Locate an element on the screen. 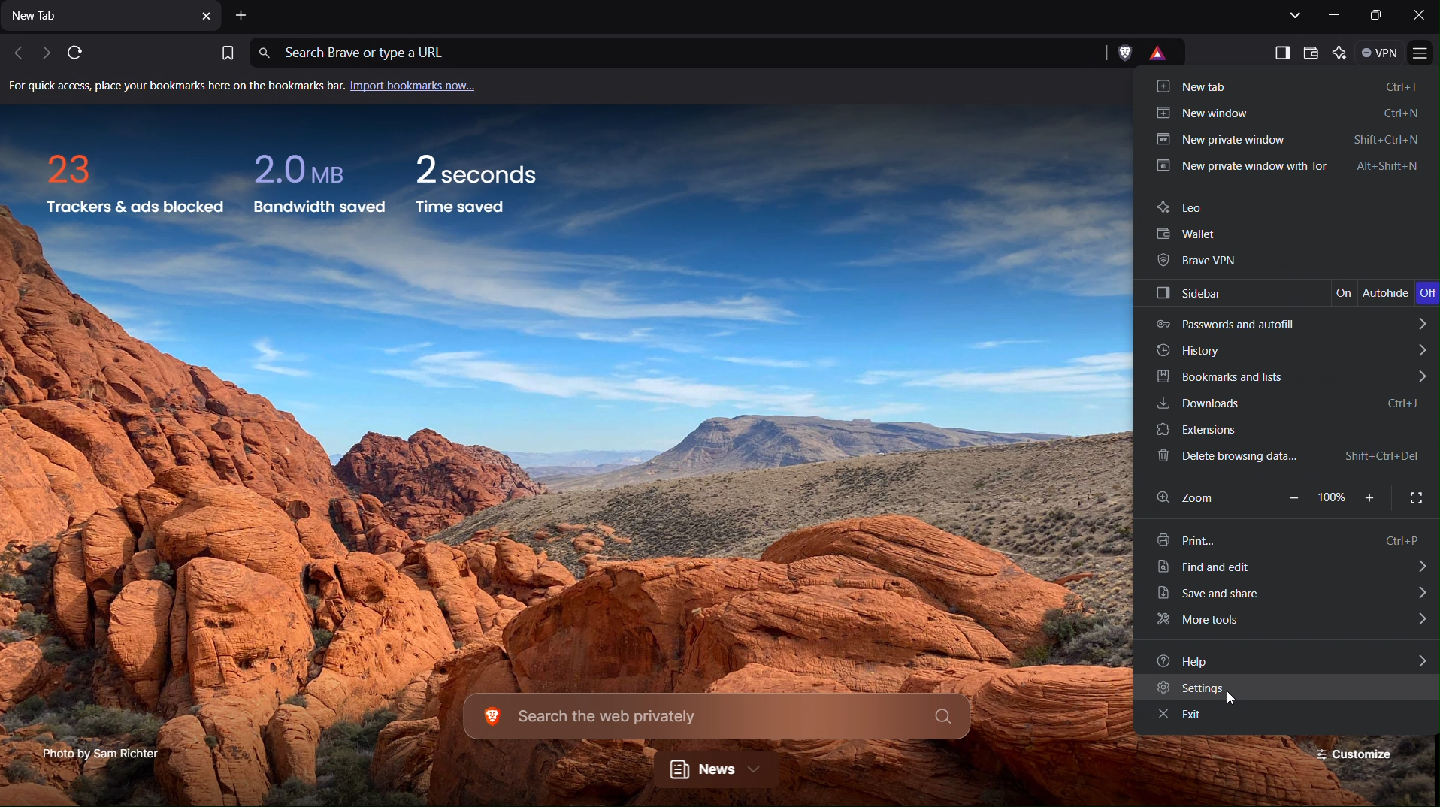 The height and width of the screenshot is (807, 1440). Time saved is located at coordinates (487, 183).